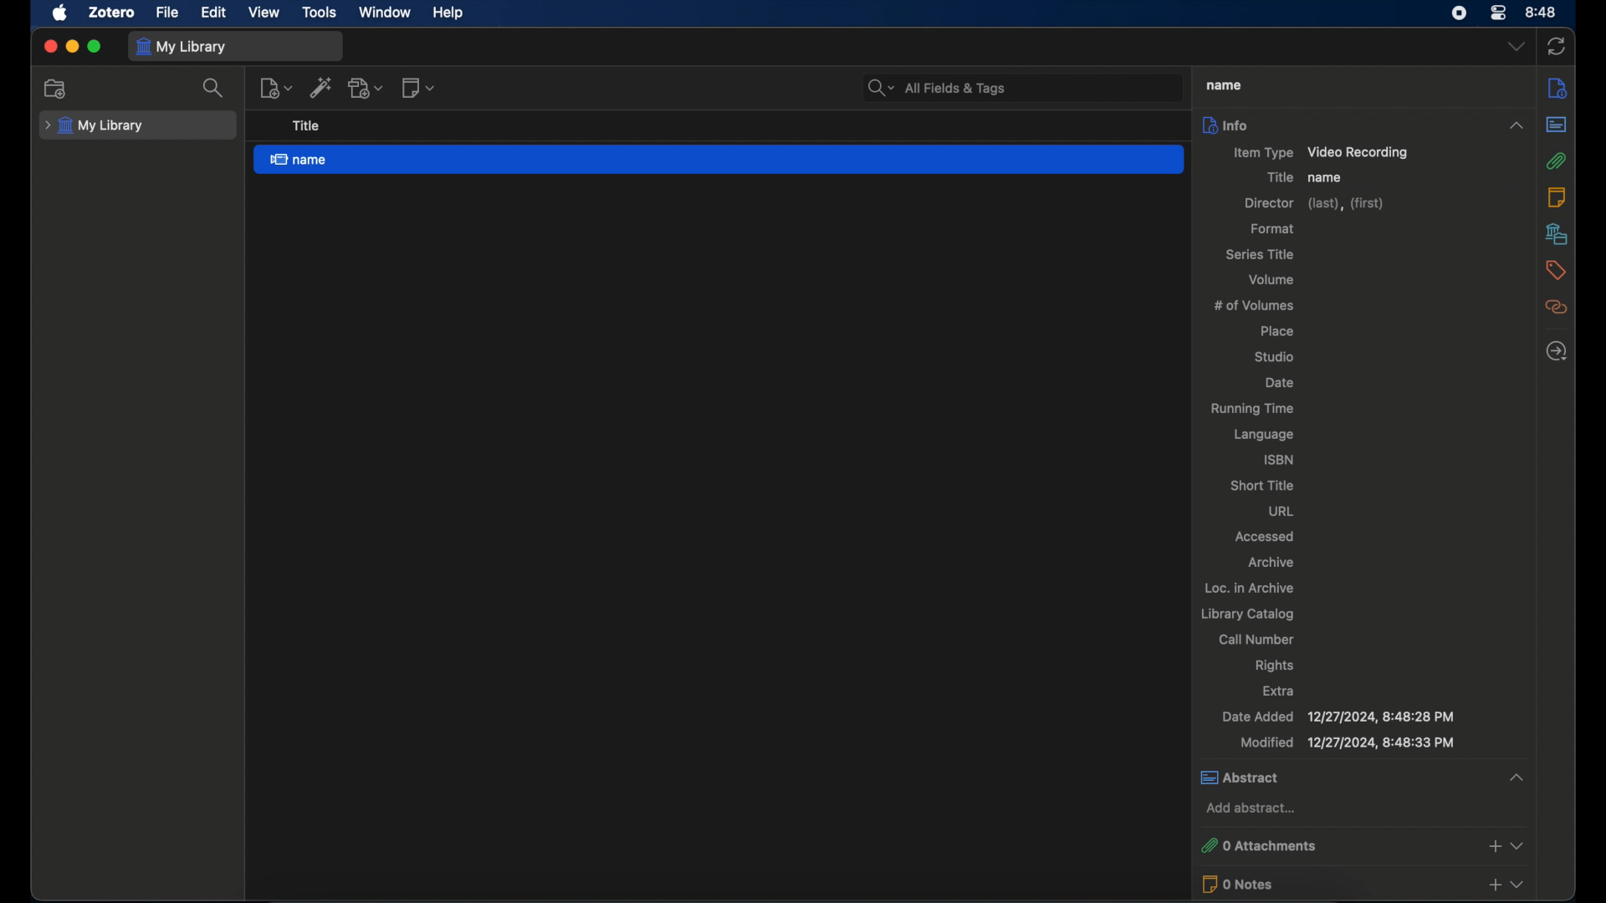  Describe the element at coordinates (1276, 666) in the screenshot. I see `rights` at that location.